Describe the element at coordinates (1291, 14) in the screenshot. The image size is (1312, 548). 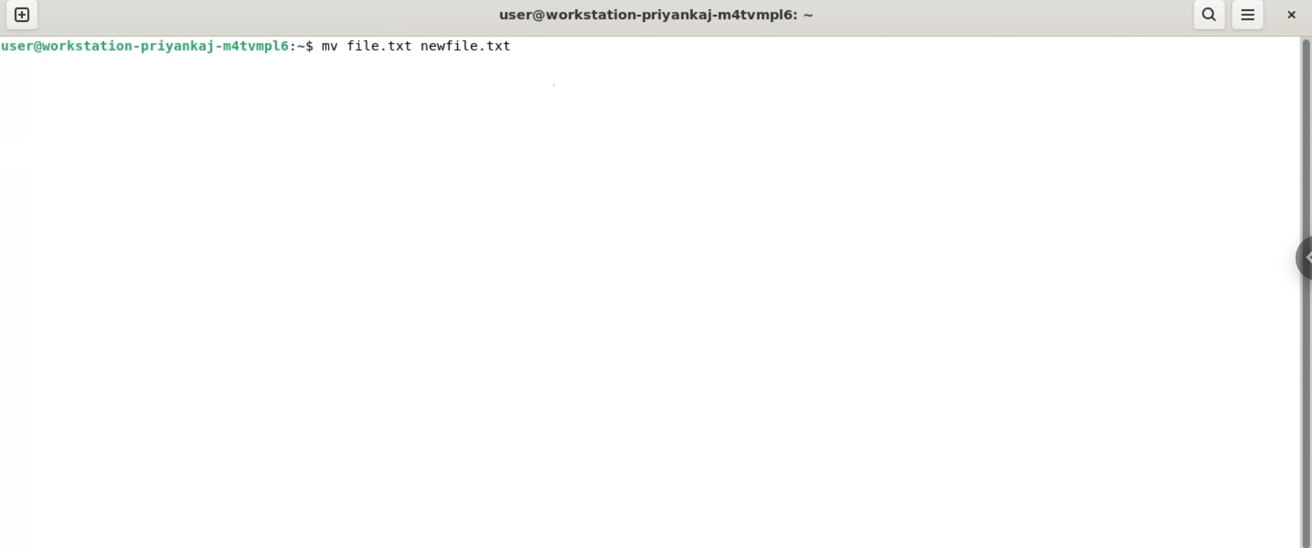
I see `close` at that location.